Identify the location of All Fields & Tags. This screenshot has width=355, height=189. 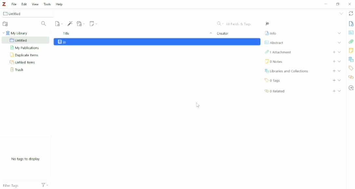
(235, 23).